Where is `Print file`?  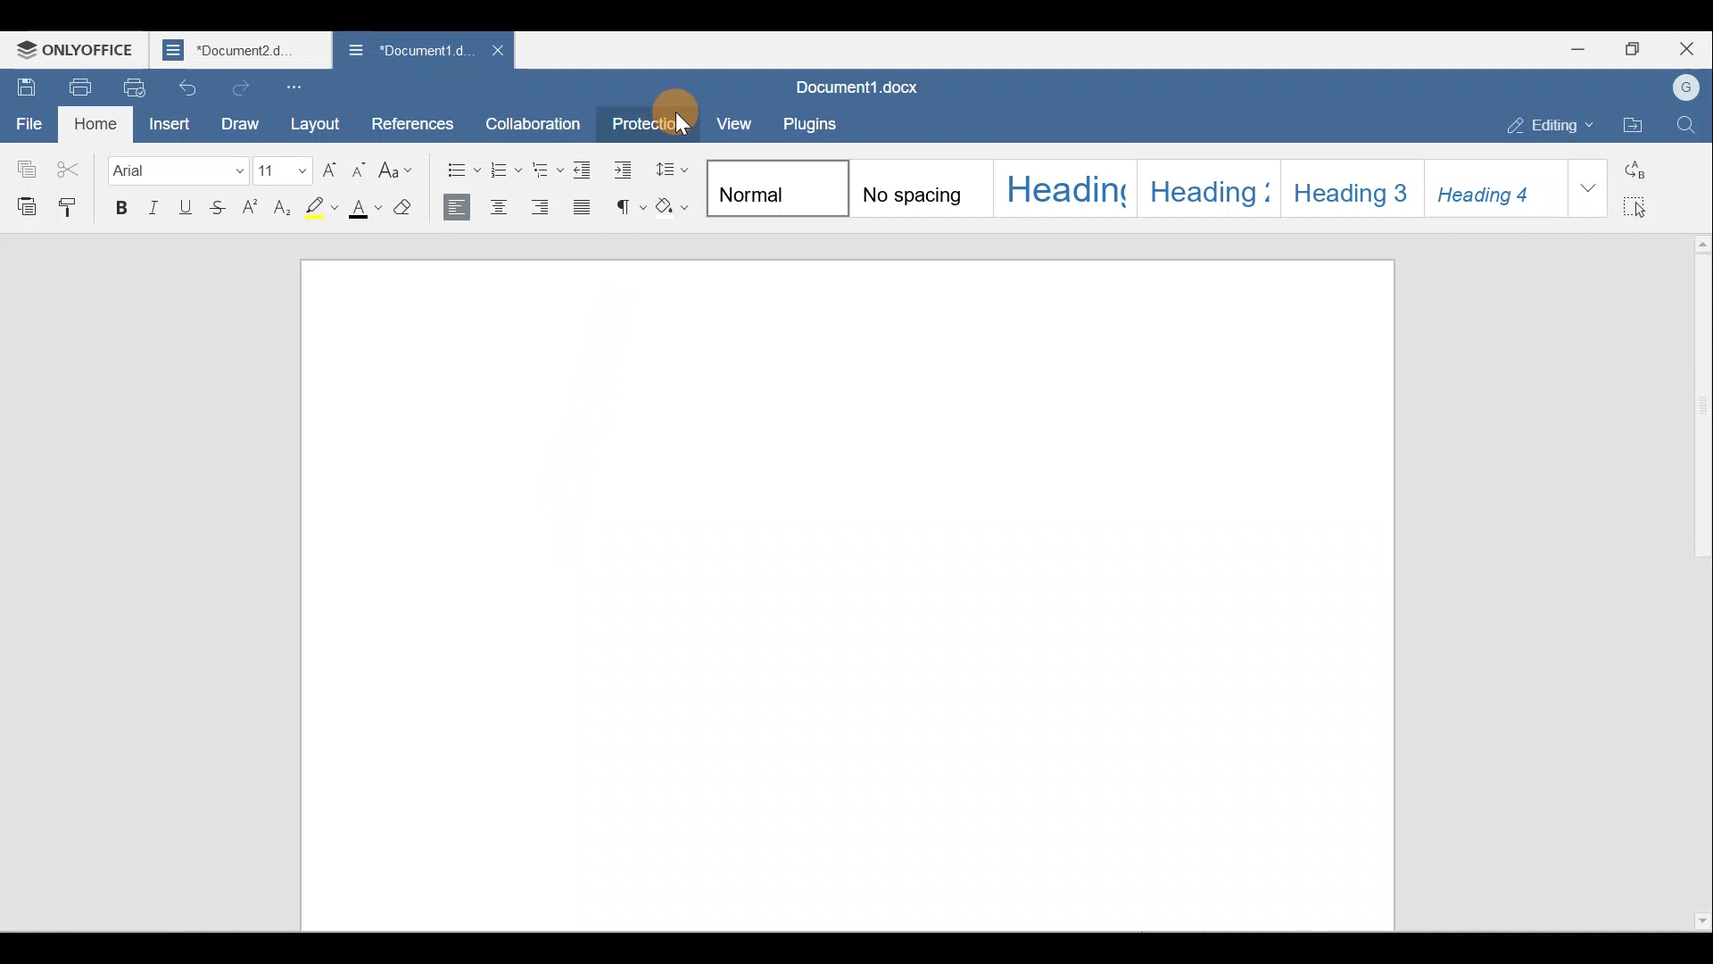 Print file is located at coordinates (79, 87).